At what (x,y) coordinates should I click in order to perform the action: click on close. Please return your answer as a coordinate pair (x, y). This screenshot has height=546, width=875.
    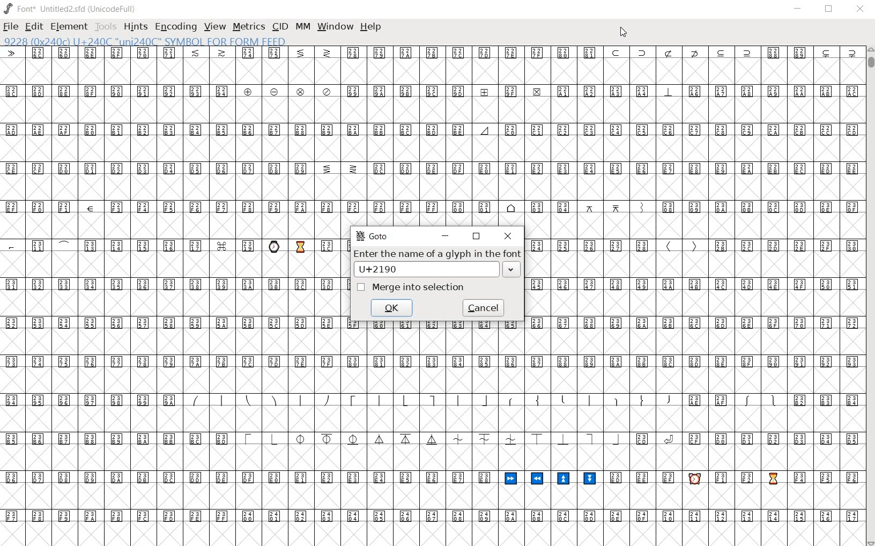
    Looking at the image, I should click on (860, 10).